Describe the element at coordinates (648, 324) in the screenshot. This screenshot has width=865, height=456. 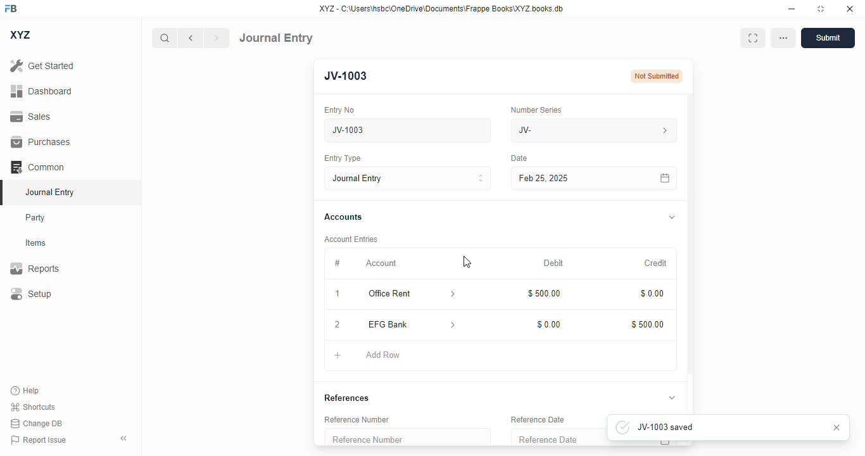
I see `$500.00` at that location.